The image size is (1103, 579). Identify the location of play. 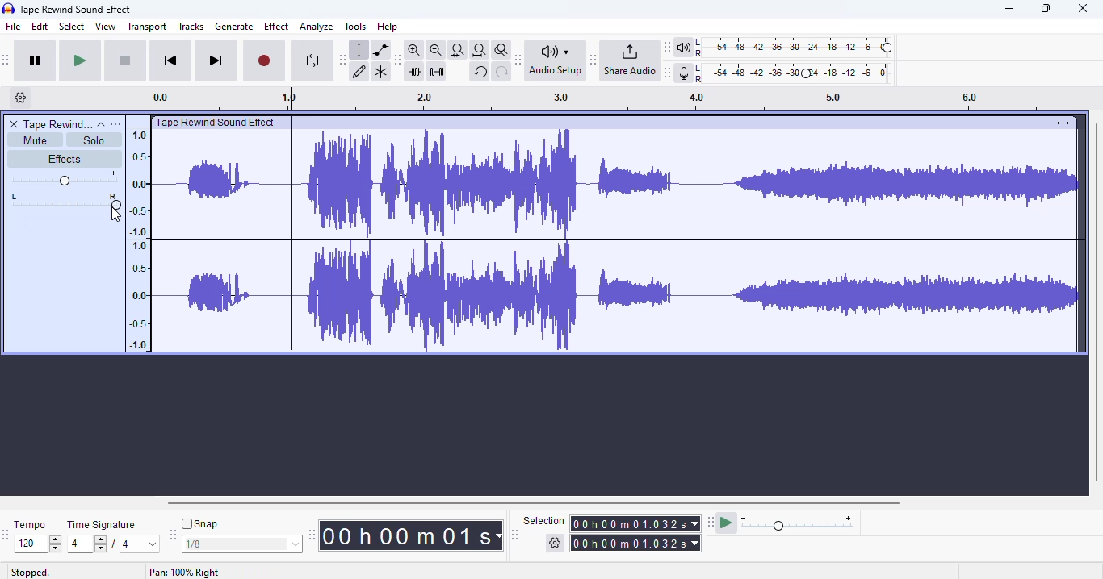
(80, 61).